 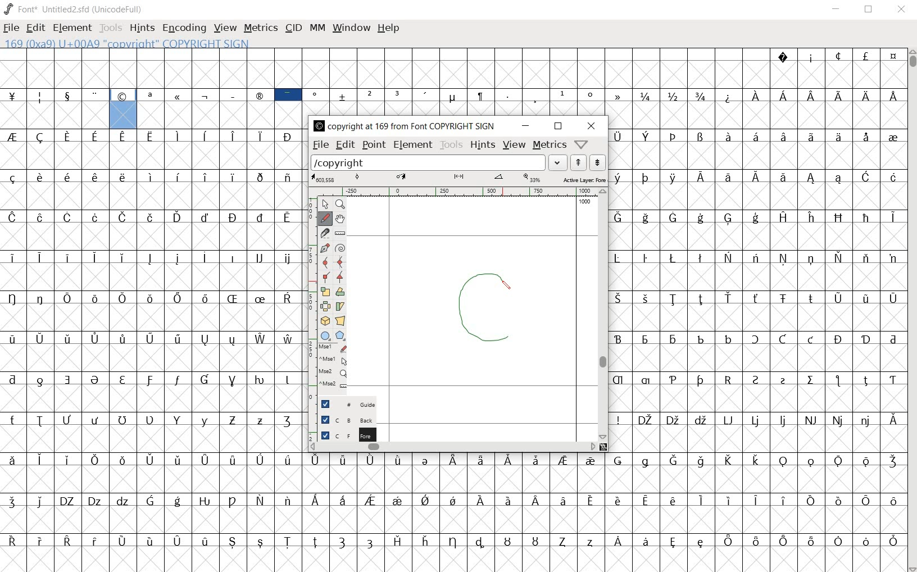 What do you see at coordinates (604, 511) in the screenshot?
I see `glyph characters` at bounding box center [604, 511].